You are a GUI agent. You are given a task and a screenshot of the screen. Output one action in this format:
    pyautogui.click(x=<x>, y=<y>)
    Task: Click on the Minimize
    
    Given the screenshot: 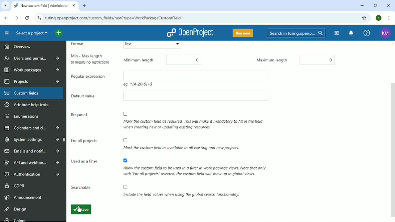 What is the action you would take?
    pyautogui.click(x=362, y=6)
    